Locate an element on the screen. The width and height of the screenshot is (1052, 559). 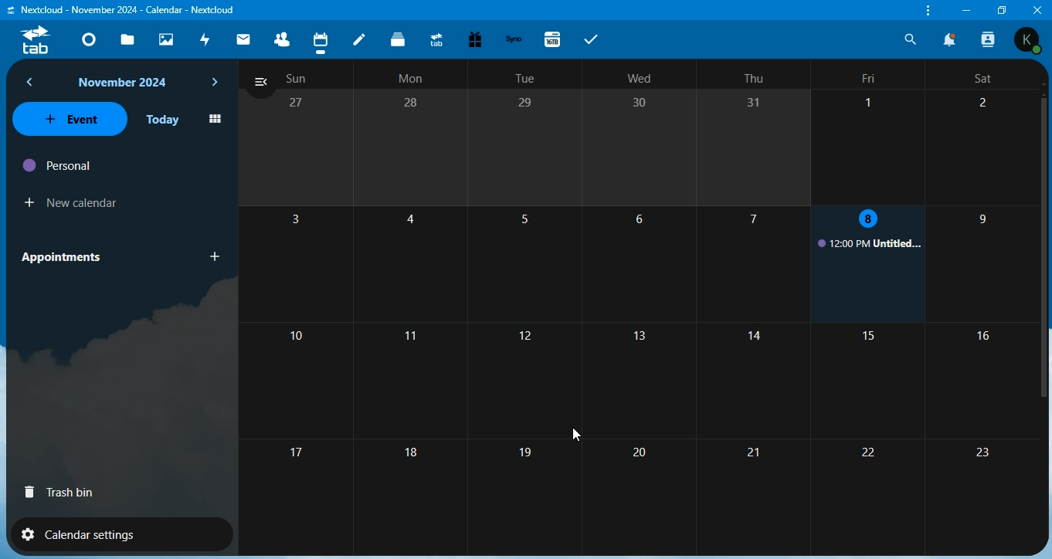
dashboard is located at coordinates (87, 36).